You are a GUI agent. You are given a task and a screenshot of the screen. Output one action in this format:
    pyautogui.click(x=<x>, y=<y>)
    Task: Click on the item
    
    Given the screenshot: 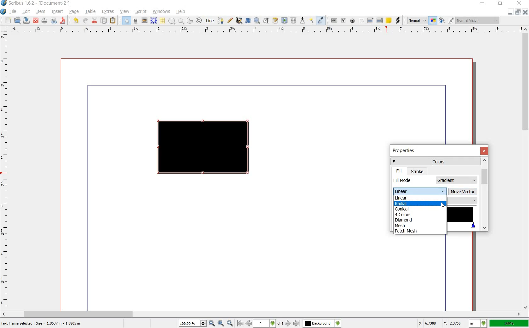 What is the action you would take?
    pyautogui.click(x=40, y=12)
    